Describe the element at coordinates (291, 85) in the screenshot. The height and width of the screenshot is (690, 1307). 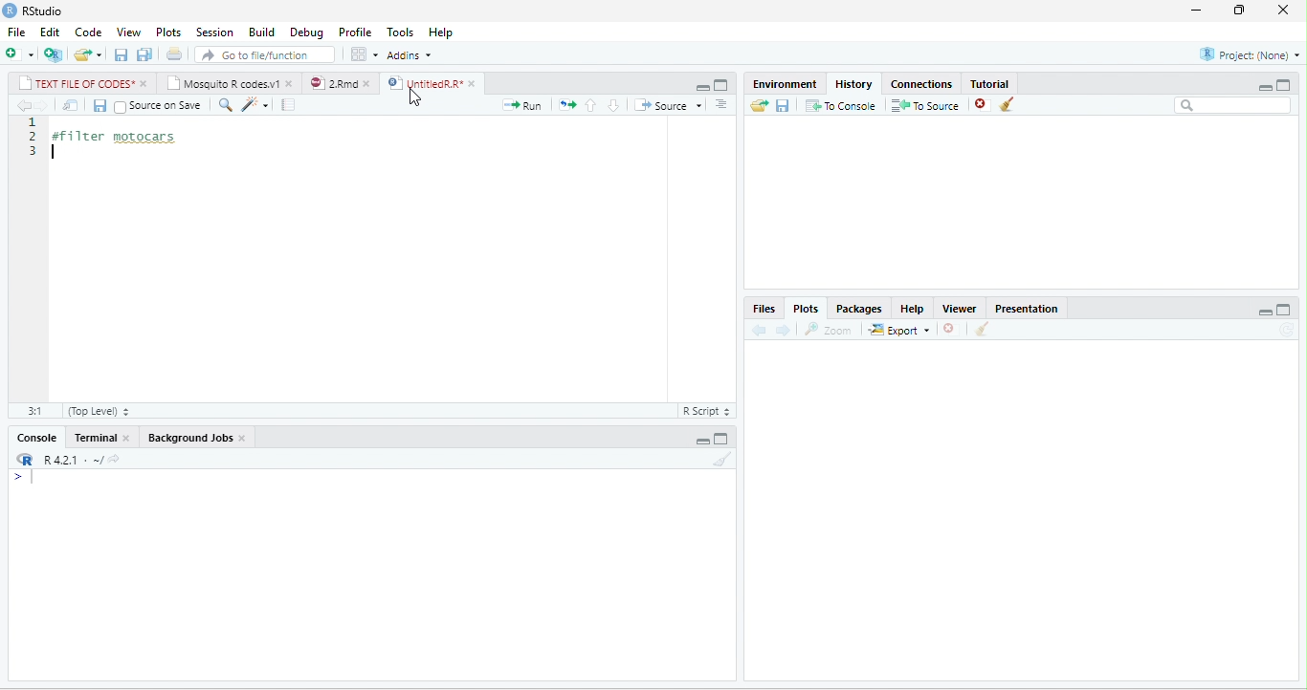
I see `close` at that location.